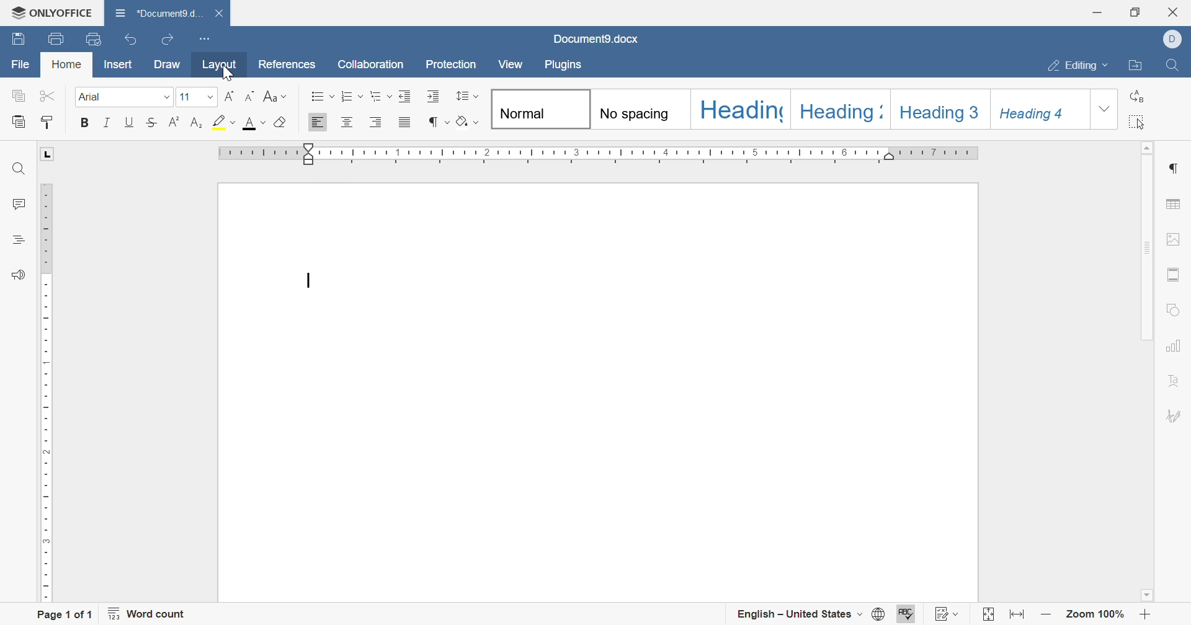 The width and height of the screenshot is (1191, 625). What do you see at coordinates (231, 99) in the screenshot?
I see `increment font size` at bounding box center [231, 99].